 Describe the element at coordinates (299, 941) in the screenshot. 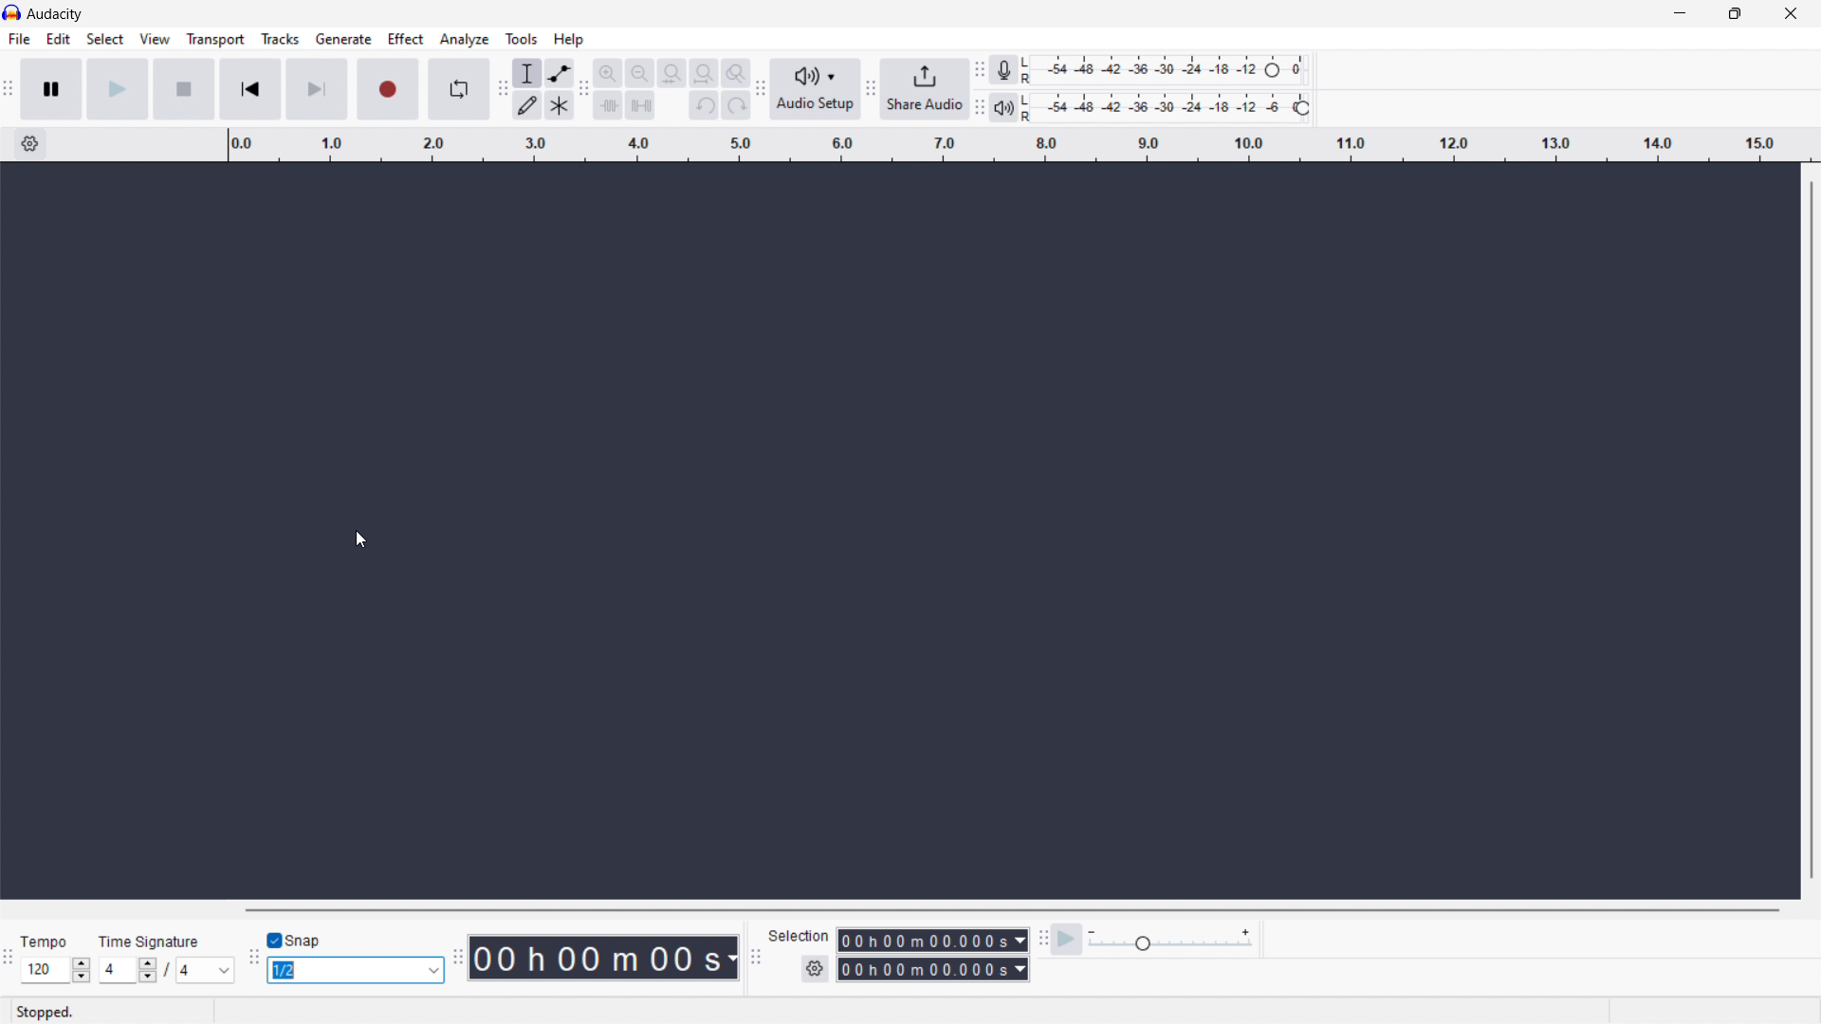

I see `toggle snap` at that location.